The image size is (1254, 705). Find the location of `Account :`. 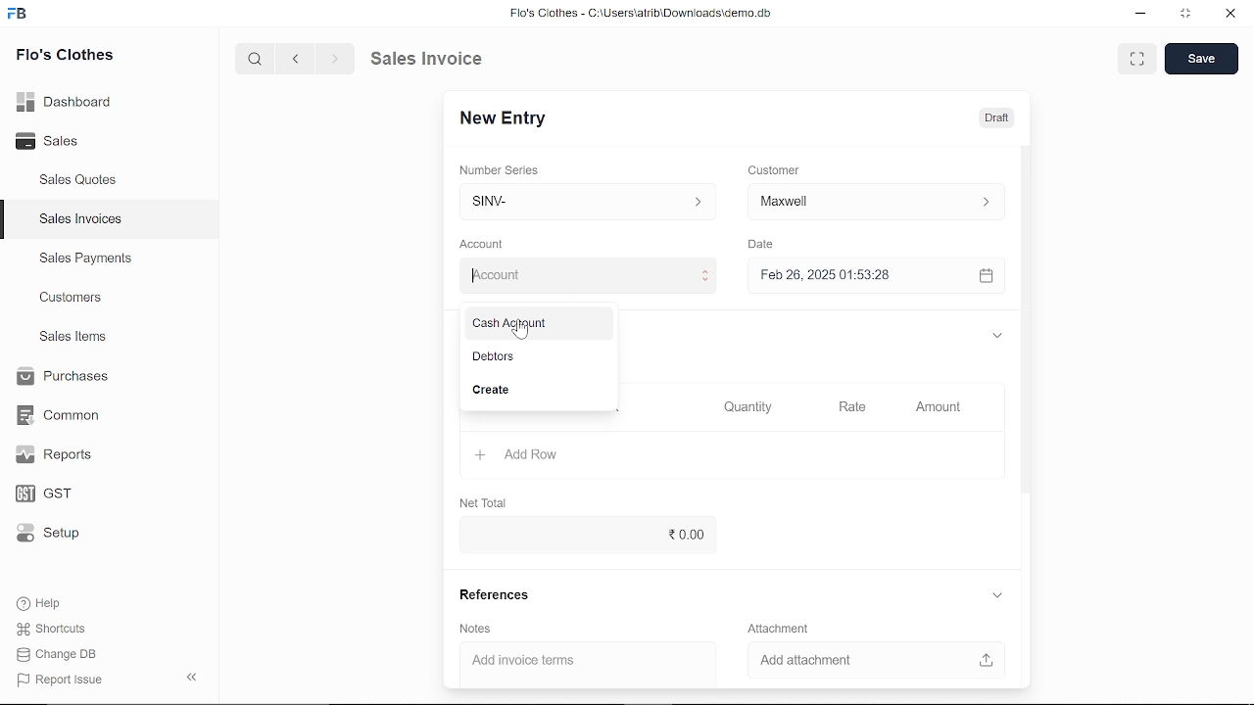

Account : is located at coordinates (585, 273).